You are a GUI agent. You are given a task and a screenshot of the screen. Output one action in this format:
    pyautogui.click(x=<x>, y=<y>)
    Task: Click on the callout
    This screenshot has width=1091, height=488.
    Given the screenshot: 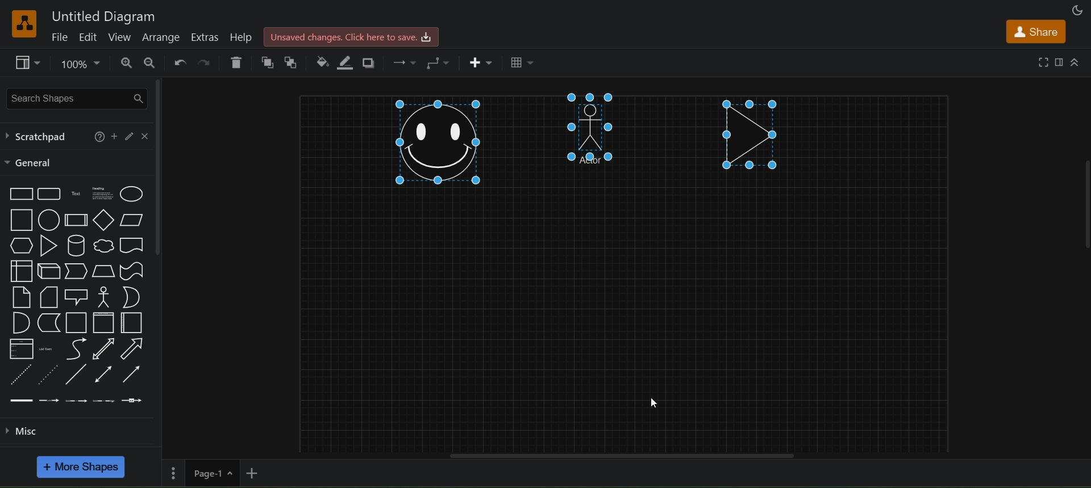 What is the action you would take?
    pyautogui.click(x=76, y=296)
    